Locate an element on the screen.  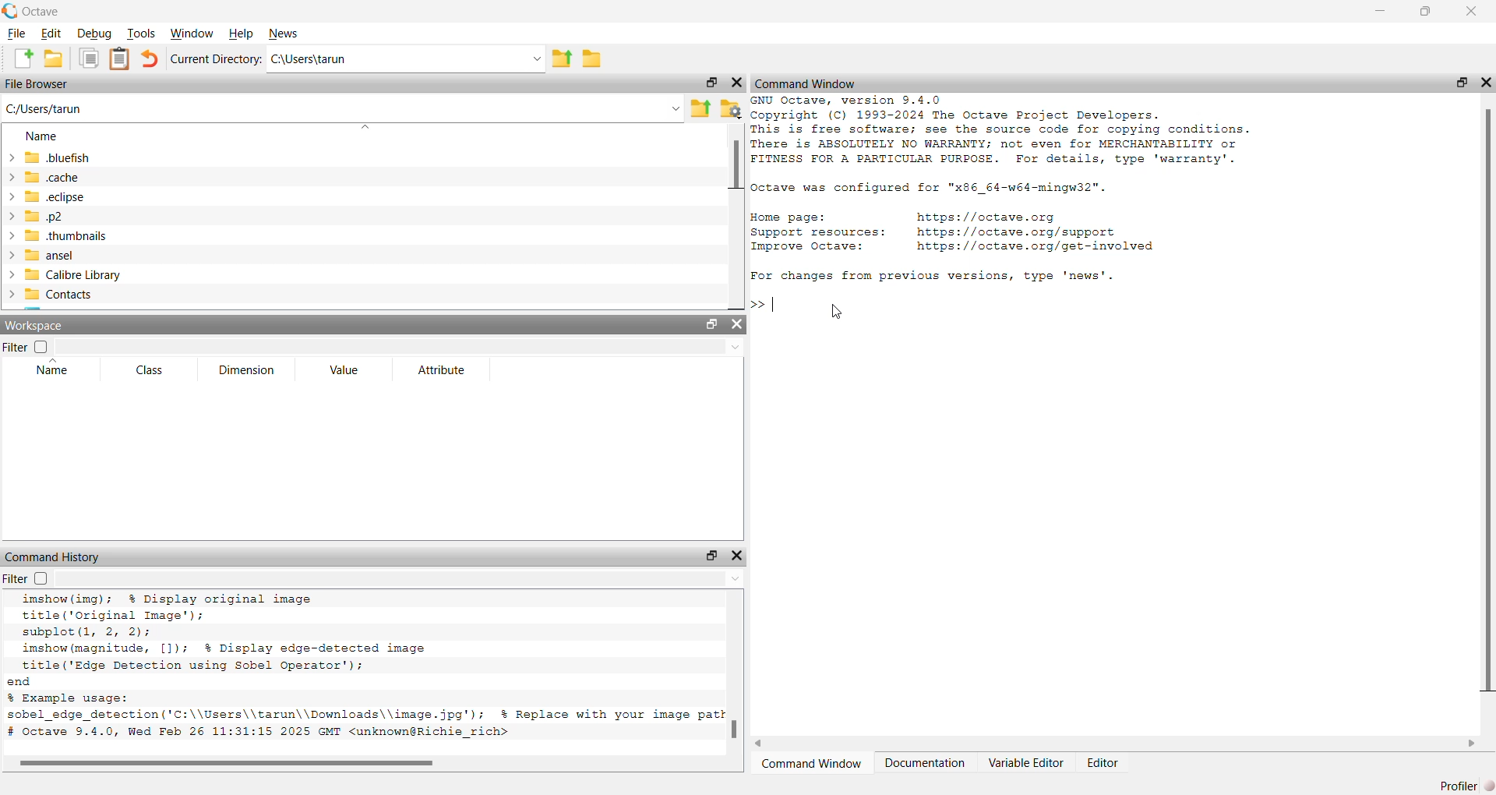
 eclipse is located at coordinates (50, 200).